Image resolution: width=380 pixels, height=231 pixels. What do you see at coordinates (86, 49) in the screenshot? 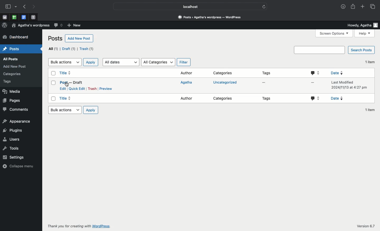
I see `Trash (1)` at bounding box center [86, 49].